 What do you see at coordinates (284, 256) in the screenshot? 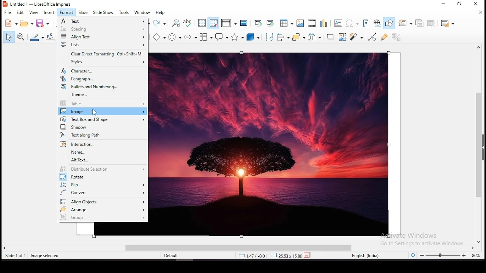
I see `0.00x0.00` at bounding box center [284, 256].